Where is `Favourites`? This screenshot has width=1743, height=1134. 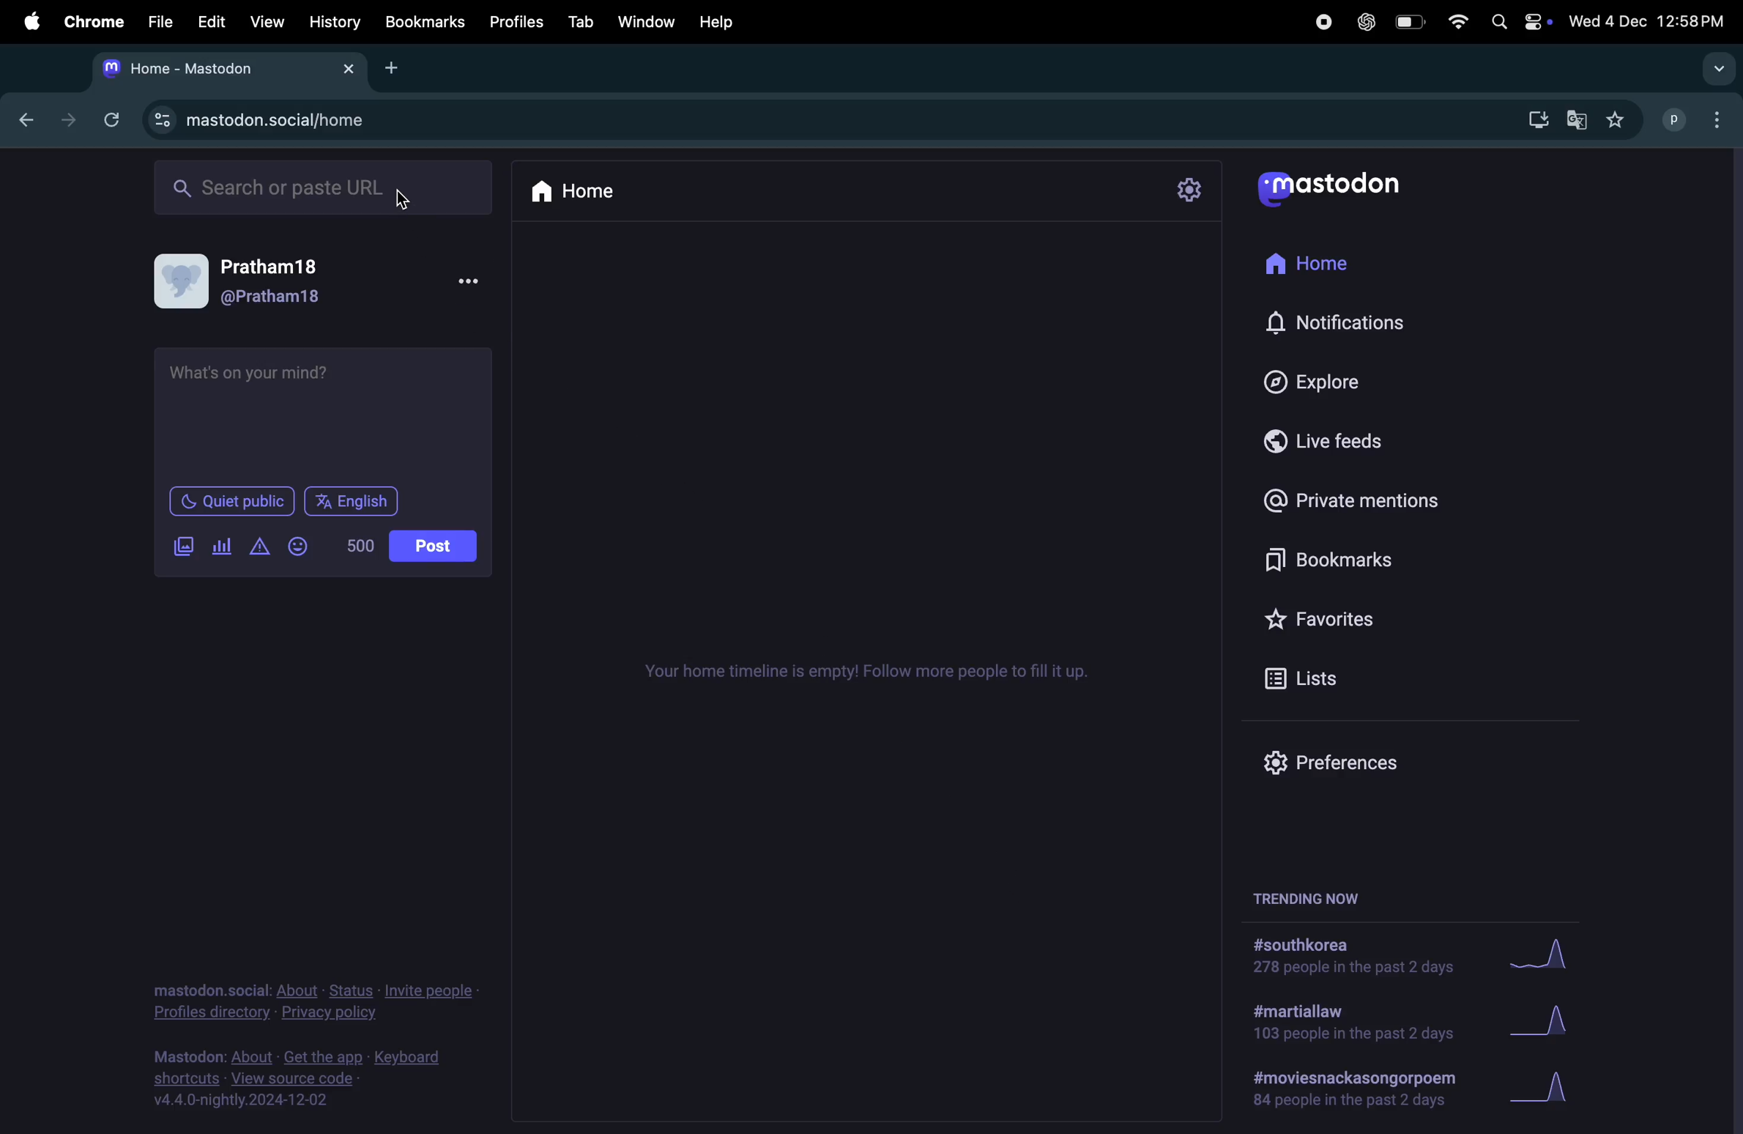 Favourites is located at coordinates (1331, 619).